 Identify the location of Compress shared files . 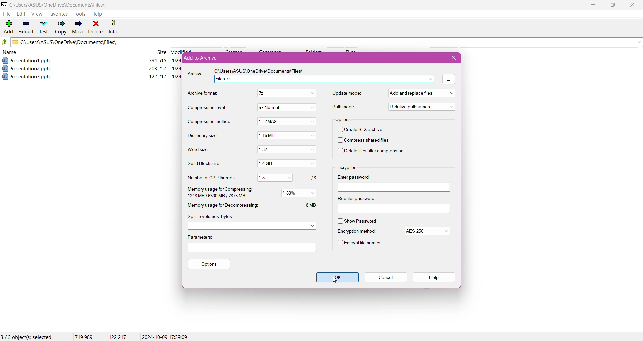
(364, 141).